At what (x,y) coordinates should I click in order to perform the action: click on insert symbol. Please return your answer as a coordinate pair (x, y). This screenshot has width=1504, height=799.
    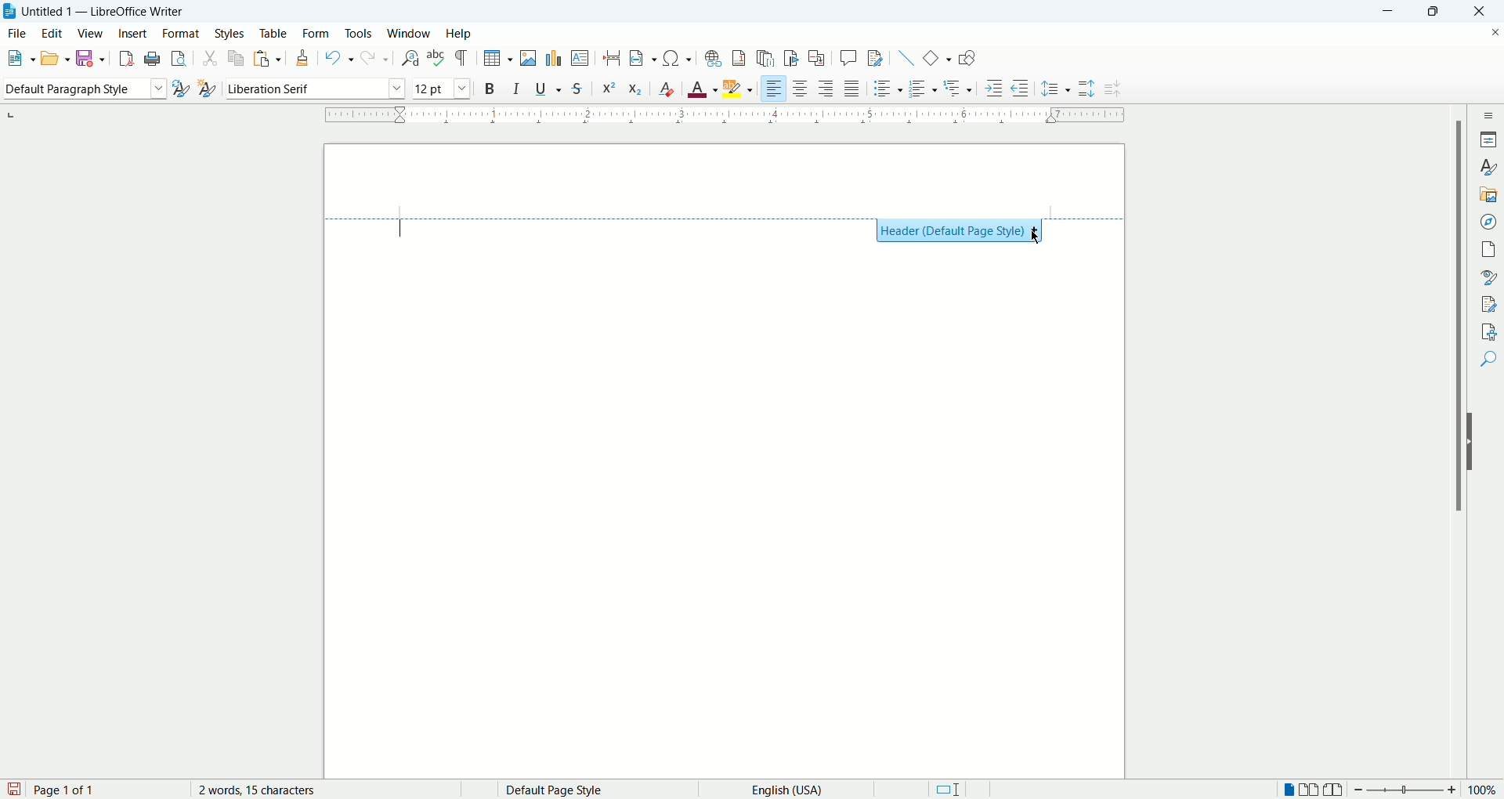
    Looking at the image, I should click on (677, 57).